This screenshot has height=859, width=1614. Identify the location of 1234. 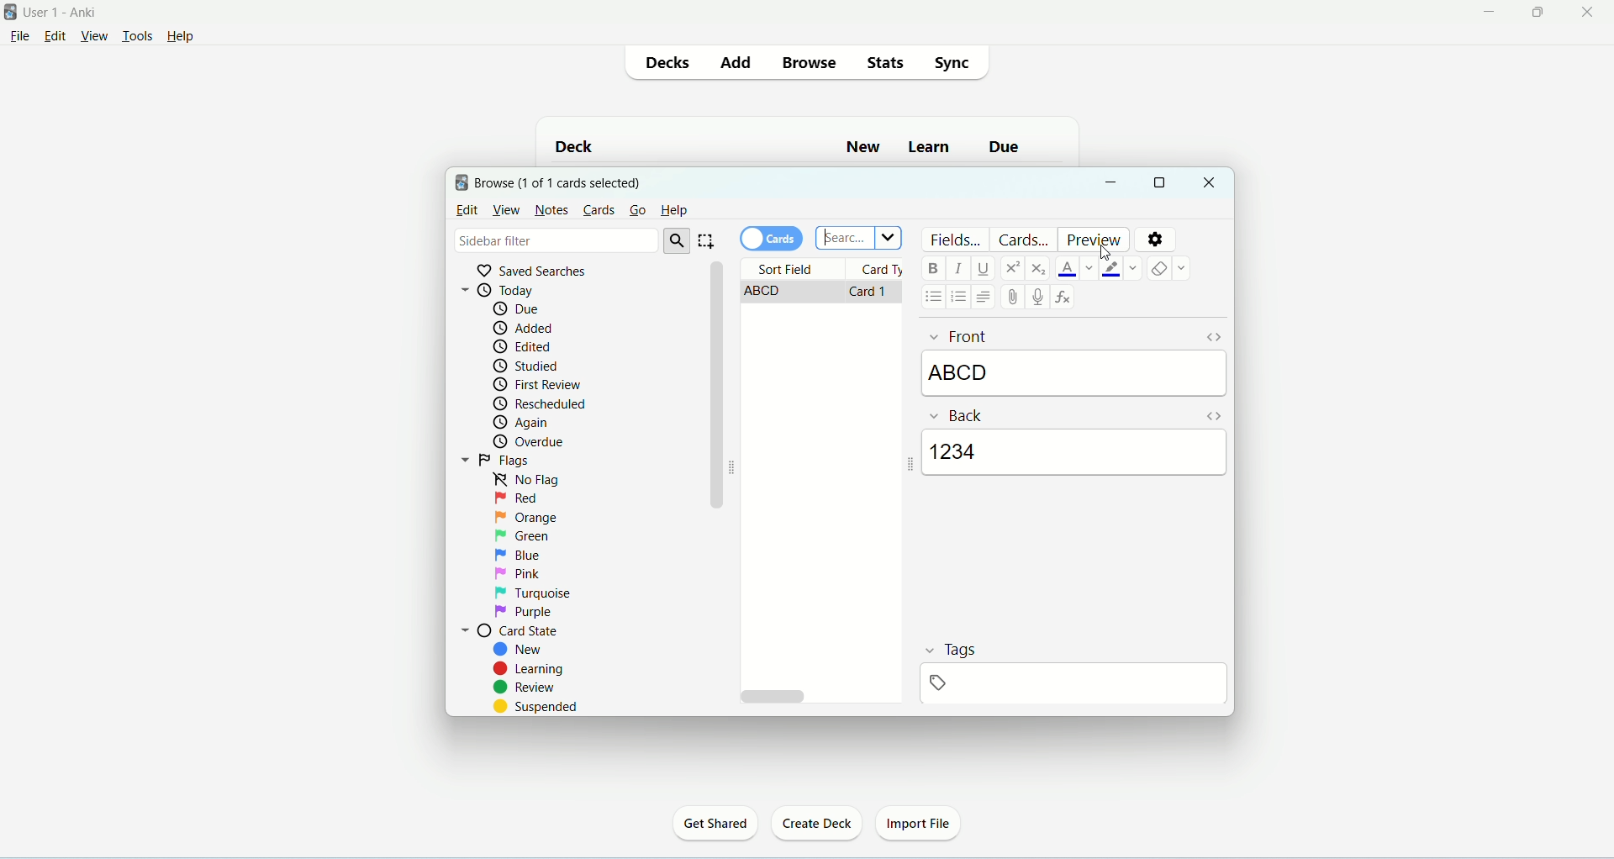
(1075, 453).